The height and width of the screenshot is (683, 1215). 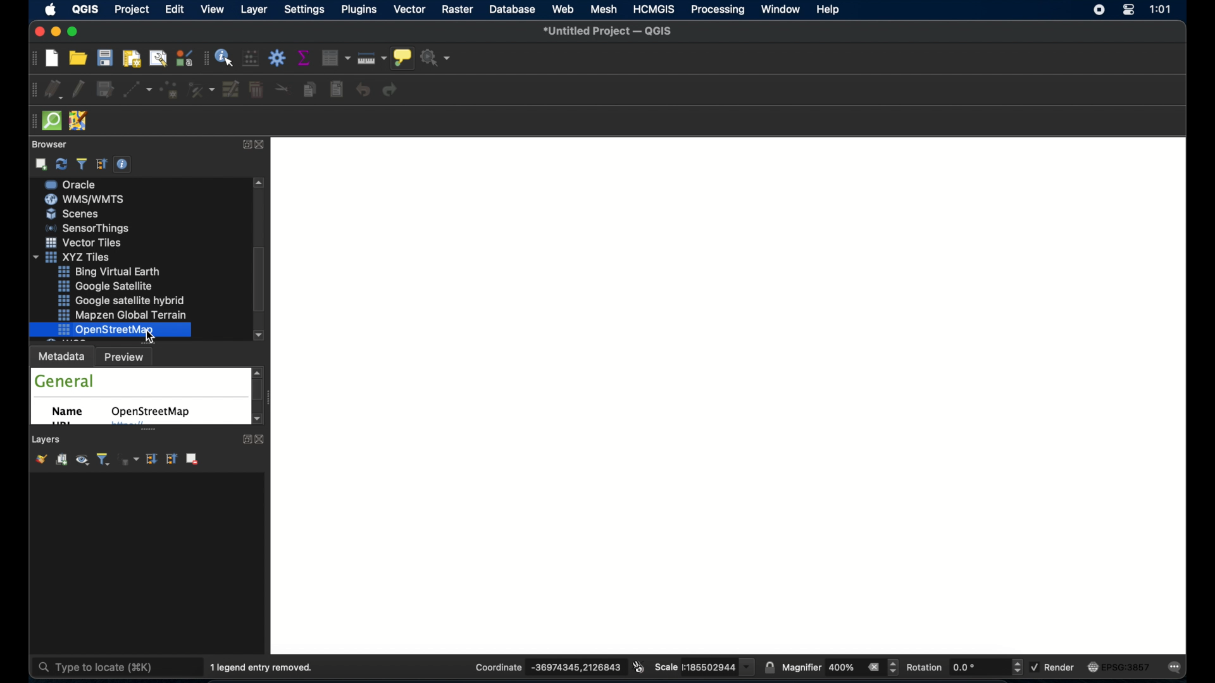 What do you see at coordinates (639, 666) in the screenshot?
I see `toggle extents and mouse position display` at bounding box center [639, 666].